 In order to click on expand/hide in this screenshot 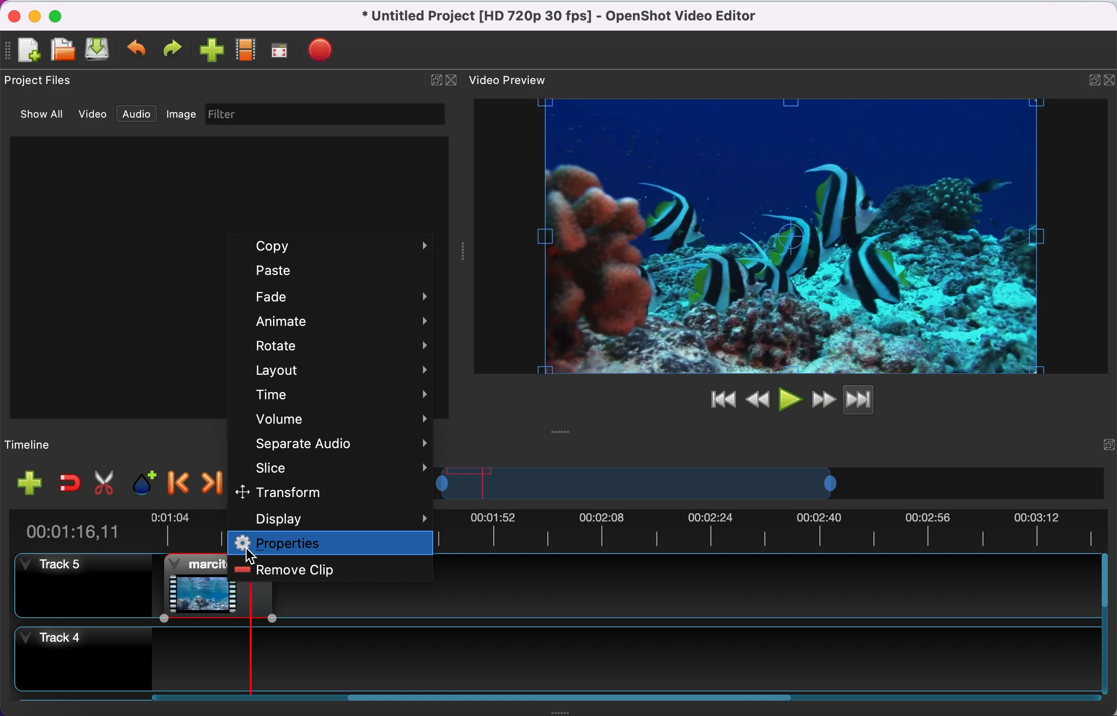, I will do `click(1107, 442)`.